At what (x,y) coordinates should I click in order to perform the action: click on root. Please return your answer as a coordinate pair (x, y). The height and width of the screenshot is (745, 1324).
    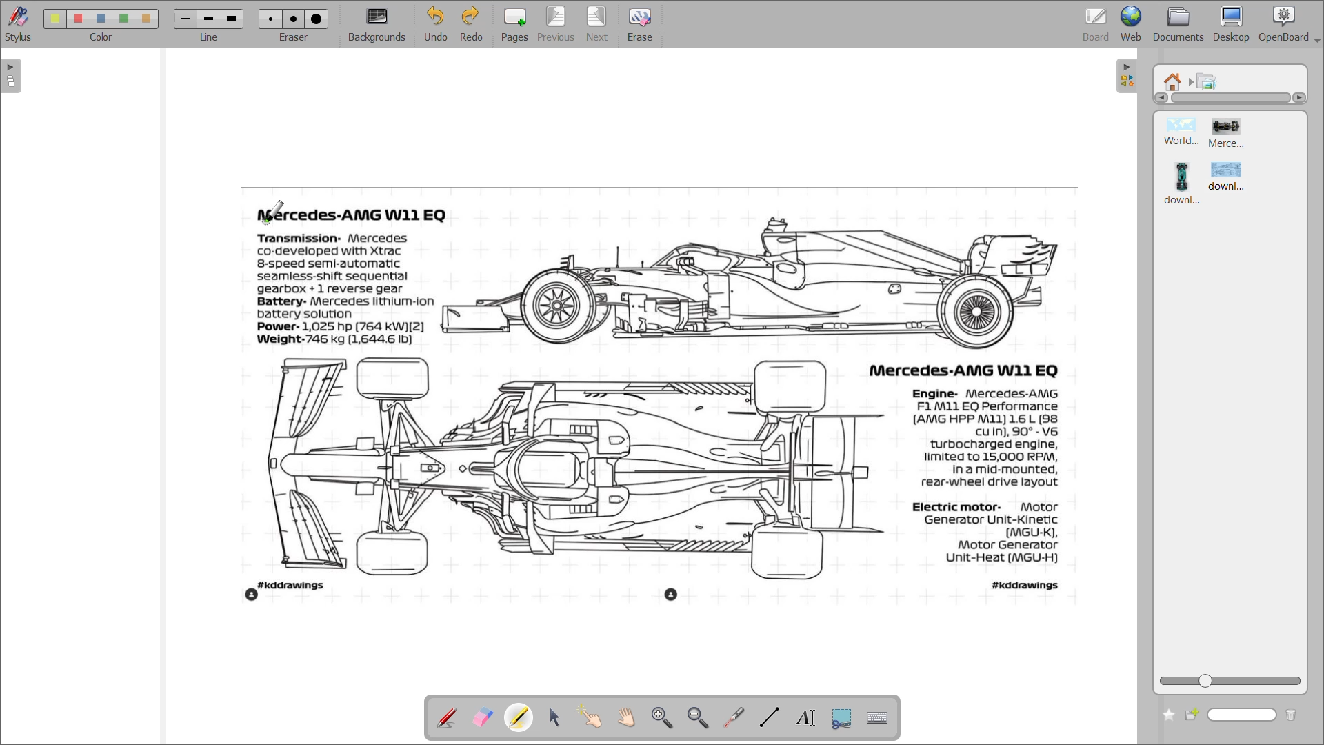
    Looking at the image, I should click on (1173, 83).